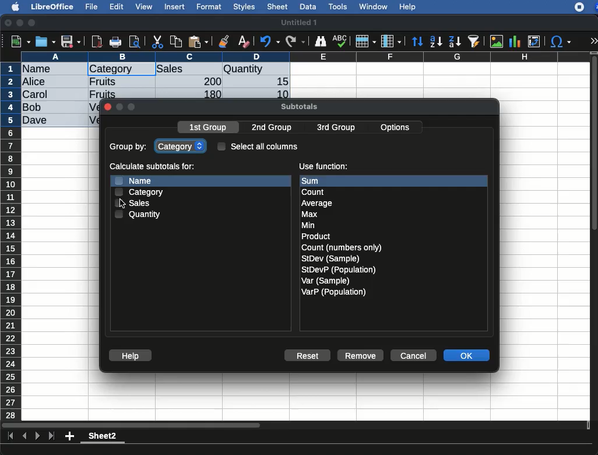  What do you see at coordinates (474, 41) in the screenshot?
I see `autofilter` at bounding box center [474, 41].